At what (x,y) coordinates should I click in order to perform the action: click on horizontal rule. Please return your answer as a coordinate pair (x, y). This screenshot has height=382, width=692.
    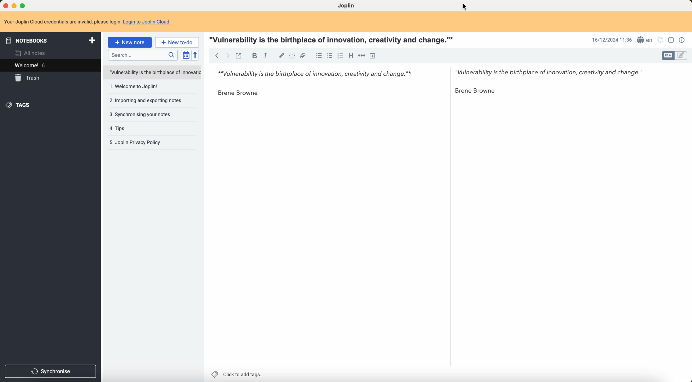
    Looking at the image, I should click on (361, 55).